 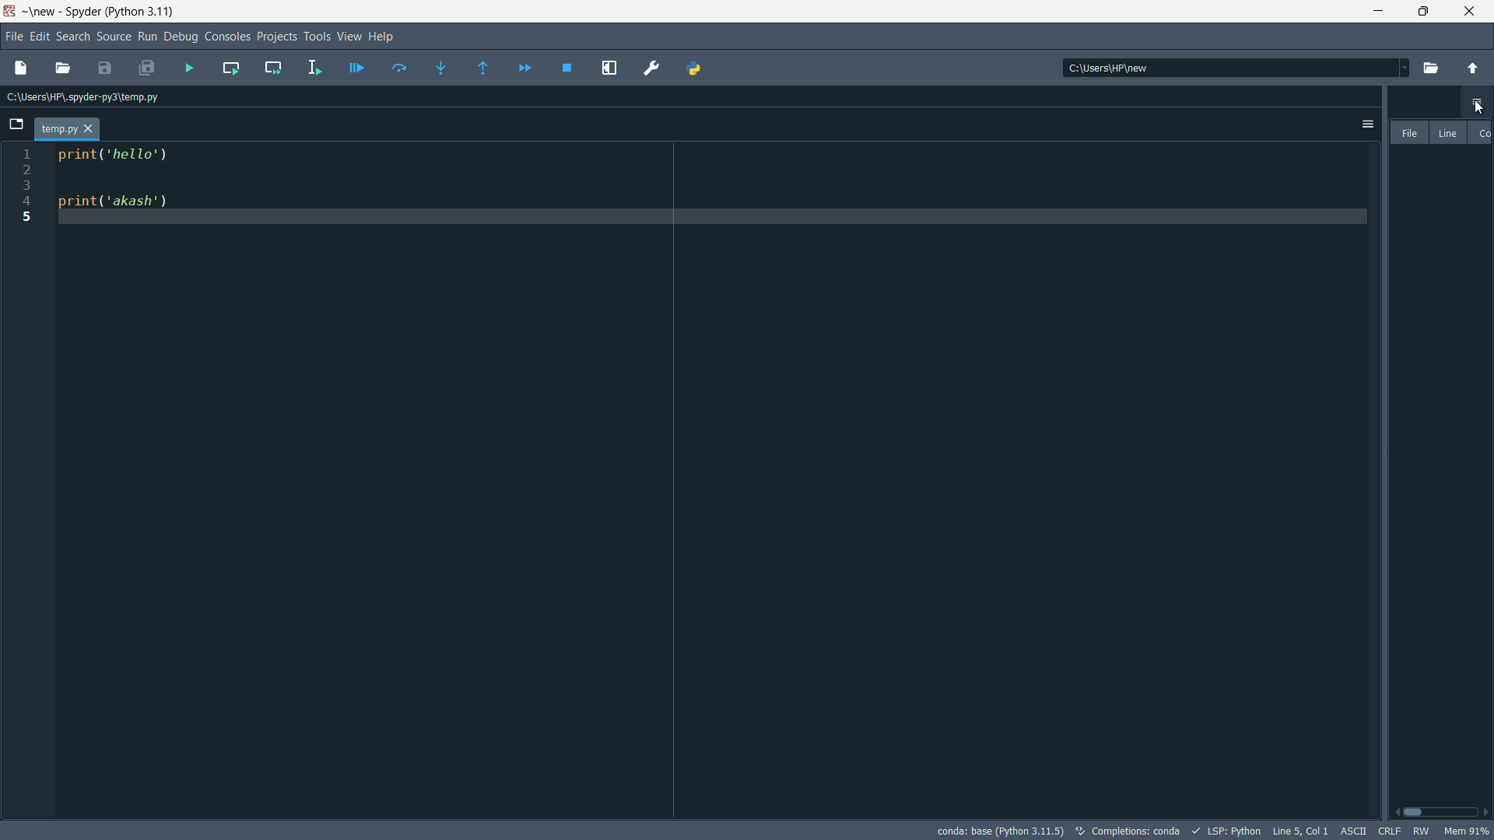 I want to click on interpreter, so click(x=1001, y=830).